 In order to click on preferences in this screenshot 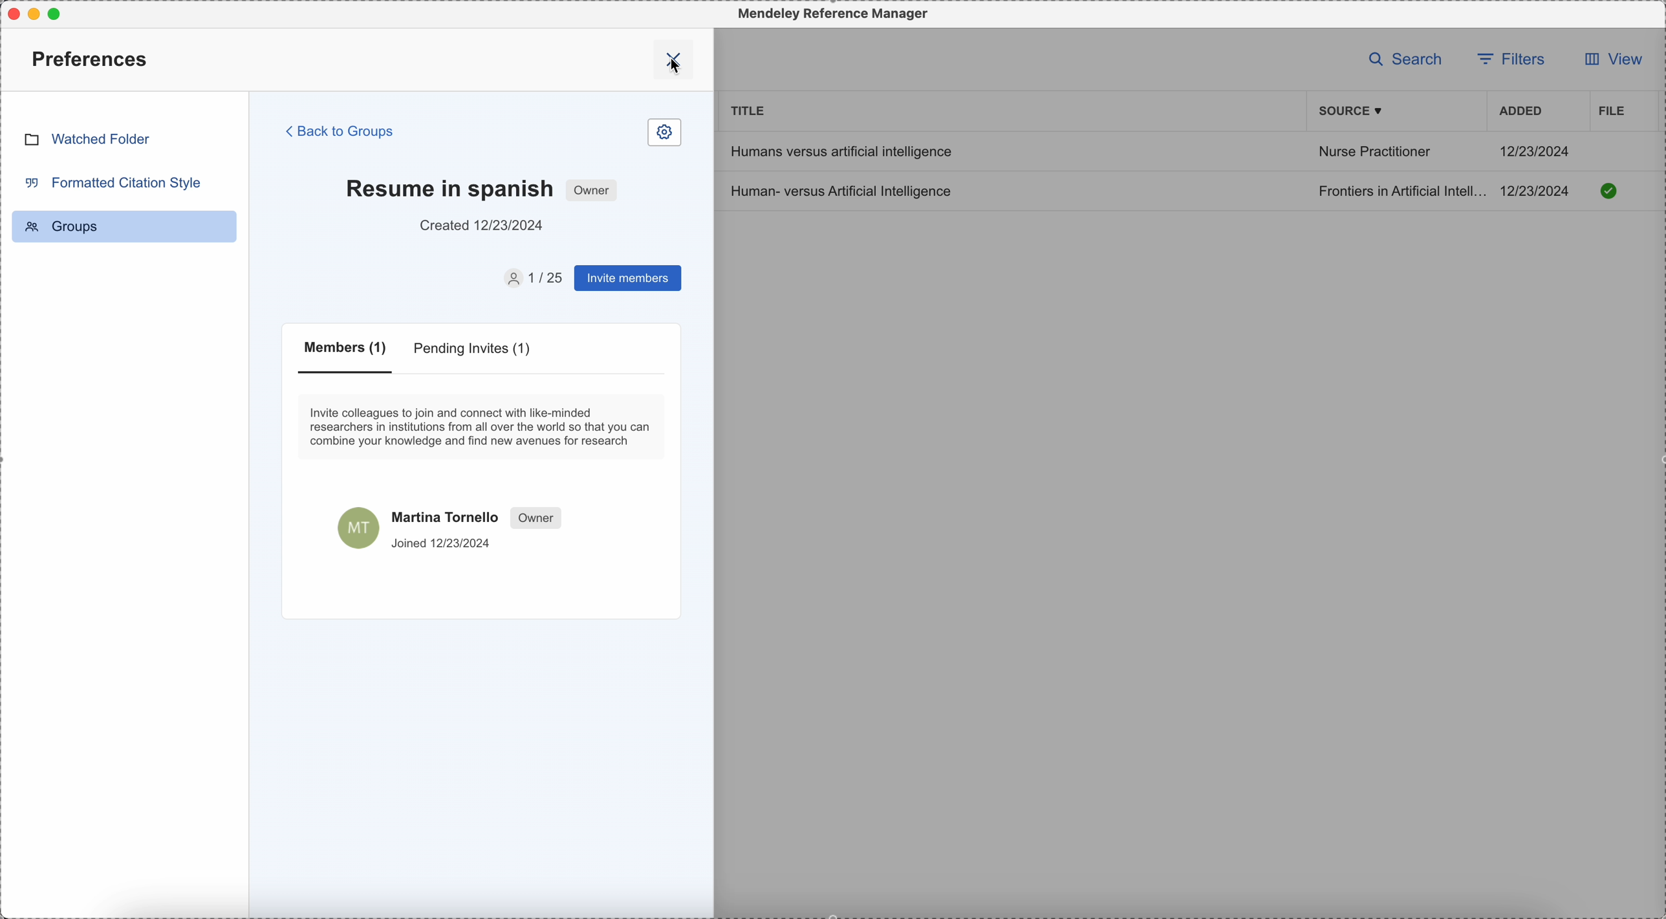, I will do `click(92, 58)`.